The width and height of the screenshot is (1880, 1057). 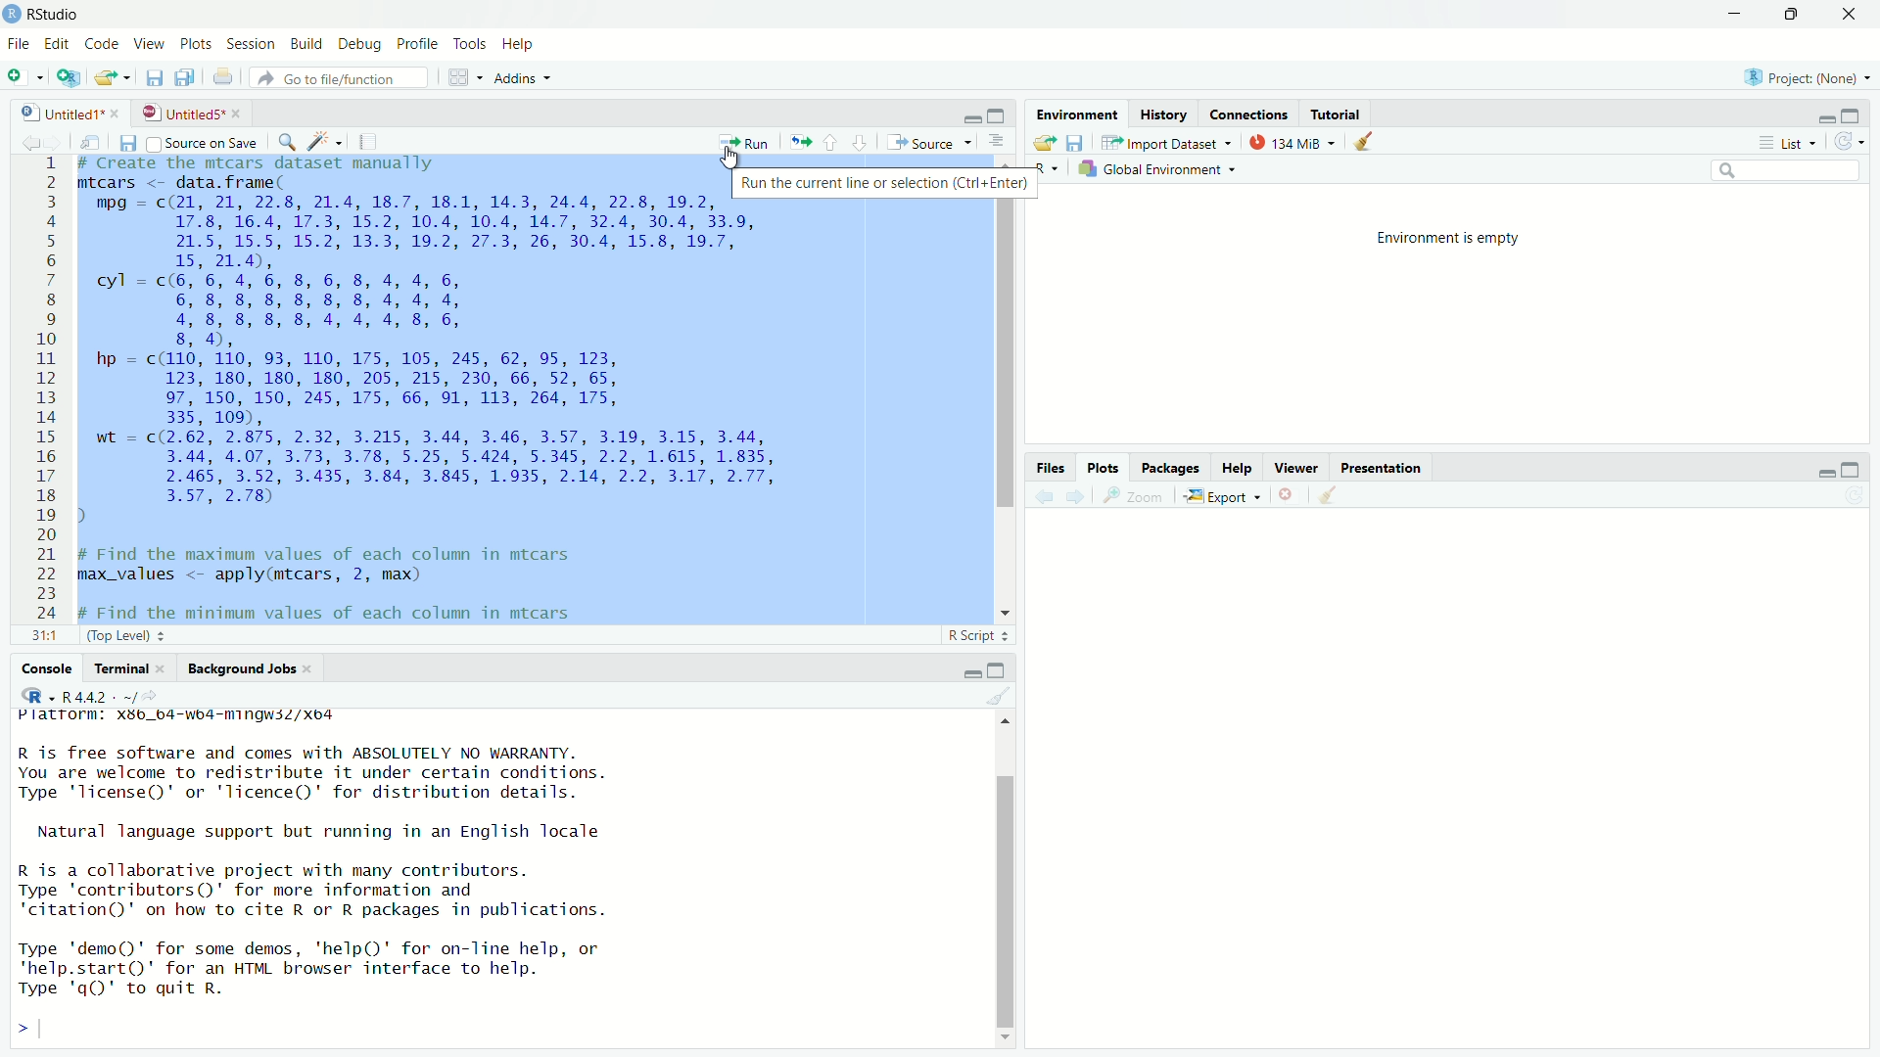 I want to click on File, so click(x=20, y=44).